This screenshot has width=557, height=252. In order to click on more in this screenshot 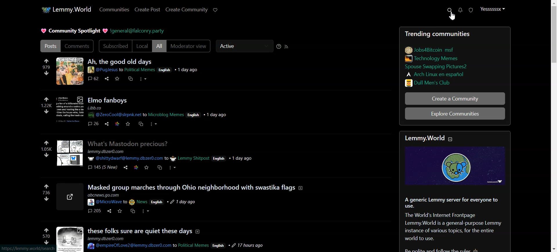, I will do `click(153, 124)`.